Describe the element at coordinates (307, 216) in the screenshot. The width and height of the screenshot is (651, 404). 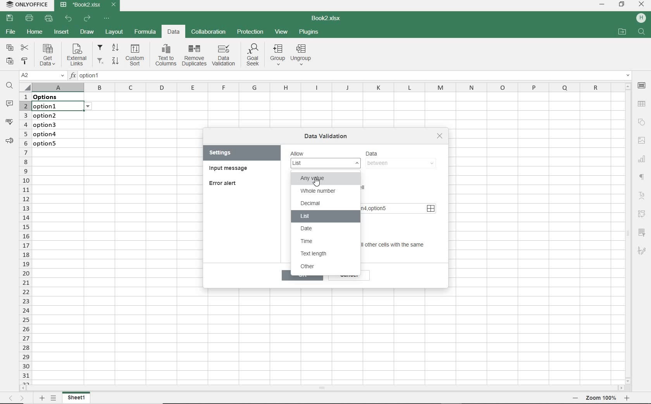
I see `list` at that location.